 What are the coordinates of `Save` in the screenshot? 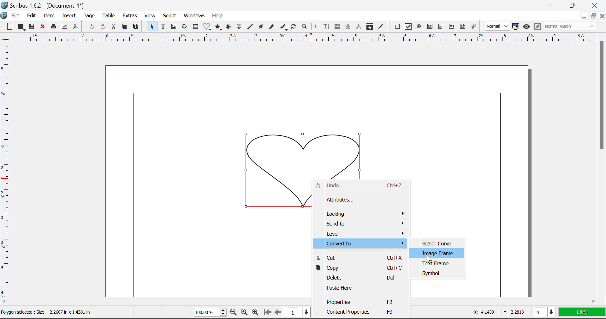 It's located at (34, 27).